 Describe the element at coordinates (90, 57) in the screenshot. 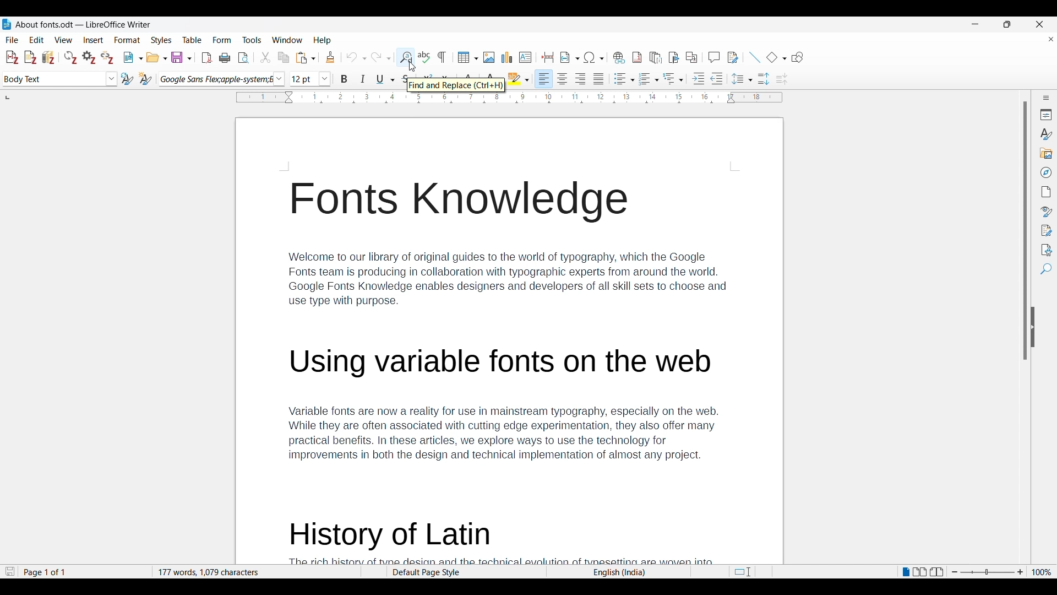

I see `Set document preferences` at that location.